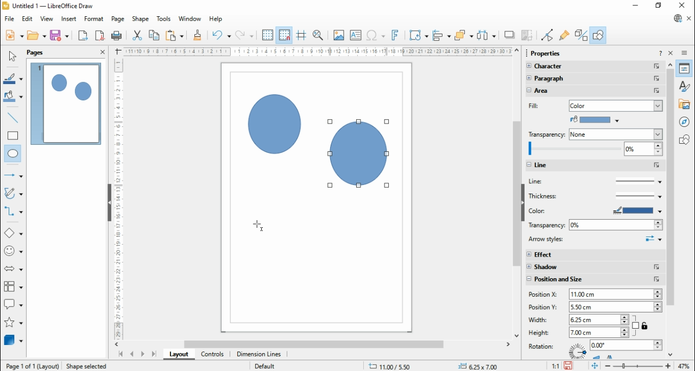 The height and width of the screenshot is (371, 695). Describe the element at coordinates (14, 175) in the screenshot. I see `line and arrows` at that location.